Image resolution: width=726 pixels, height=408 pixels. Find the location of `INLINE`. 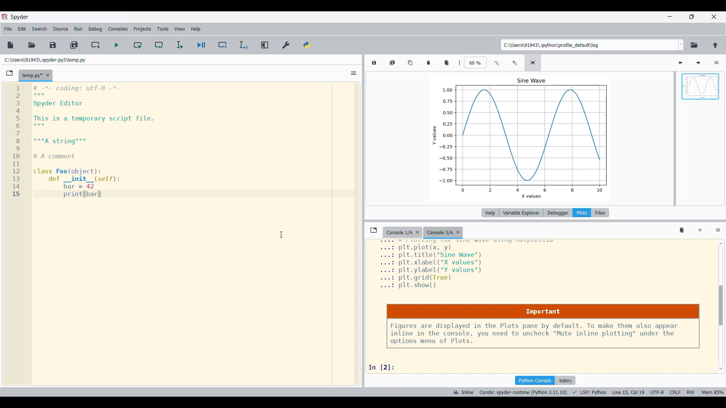

INLINE is located at coordinates (462, 392).